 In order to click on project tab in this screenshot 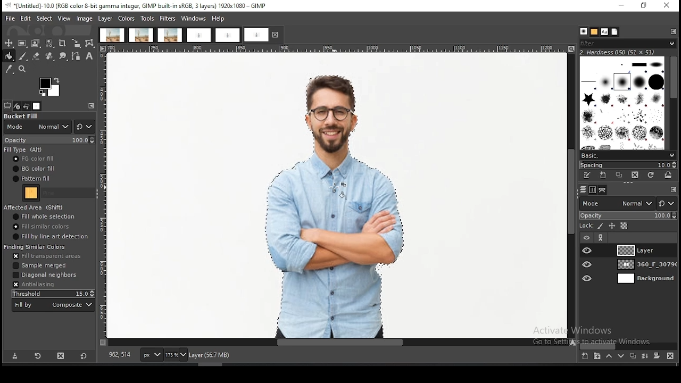, I will do `click(142, 35)`.